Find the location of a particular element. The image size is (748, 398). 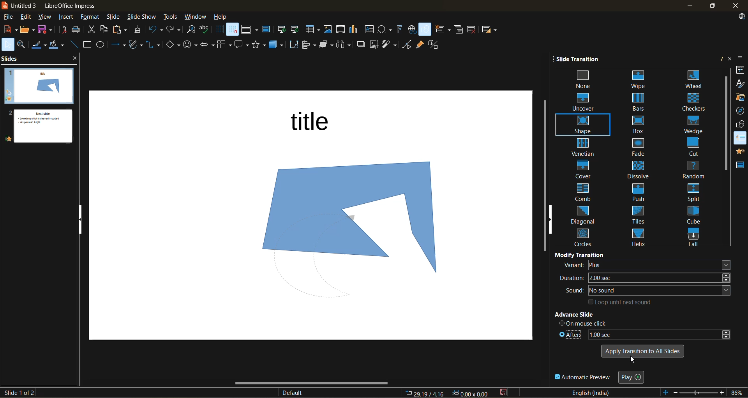

maximize is located at coordinates (715, 6).